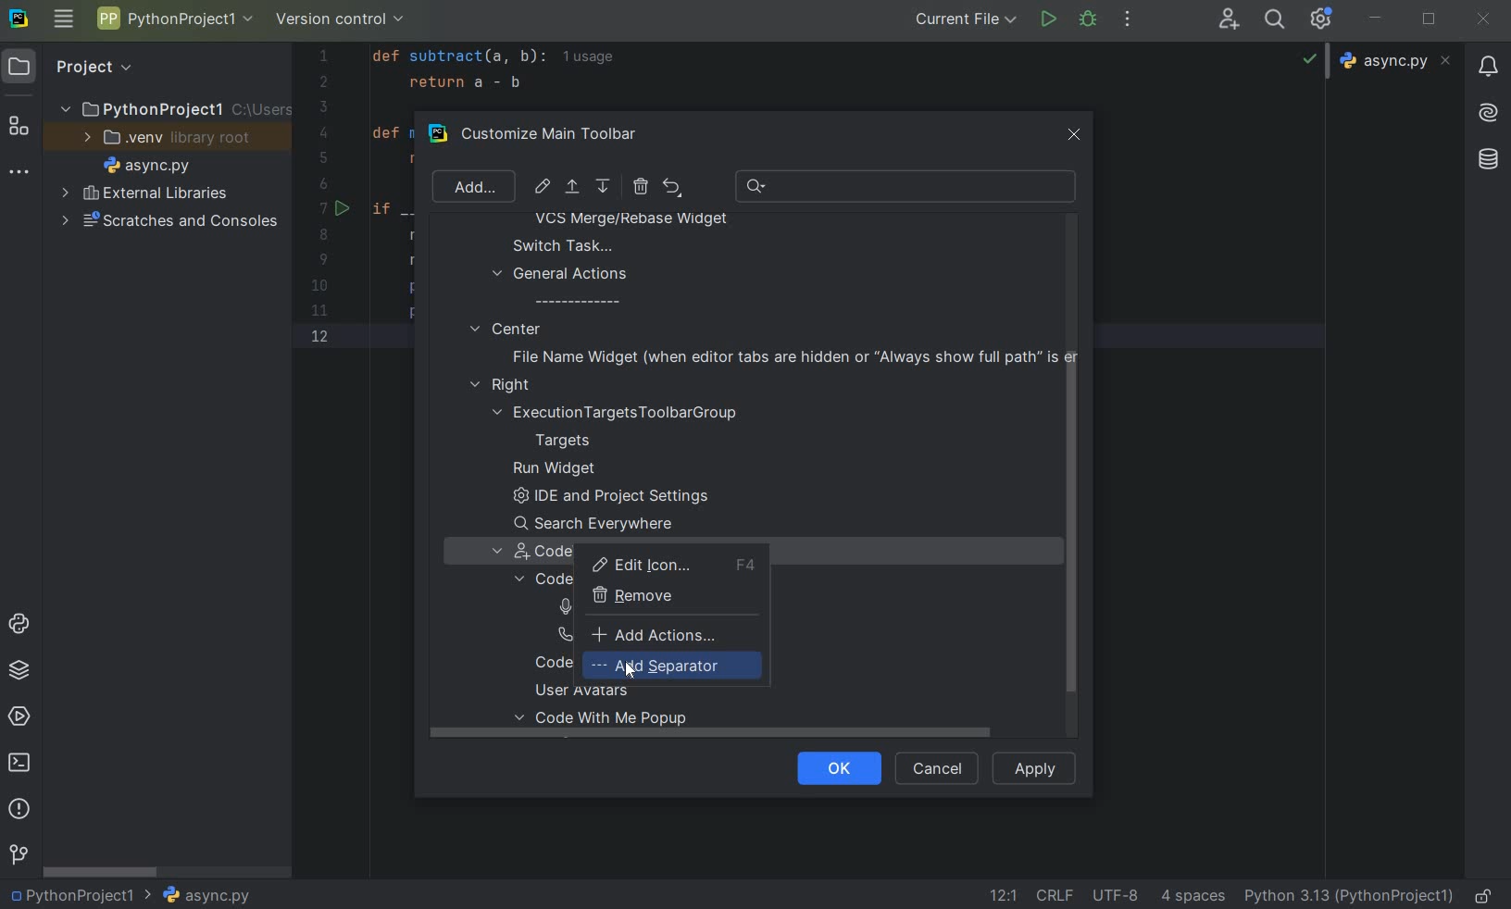 The image size is (1511, 909). What do you see at coordinates (831, 766) in the screenshot?
I see `ok` at bounding box center [831, 766].